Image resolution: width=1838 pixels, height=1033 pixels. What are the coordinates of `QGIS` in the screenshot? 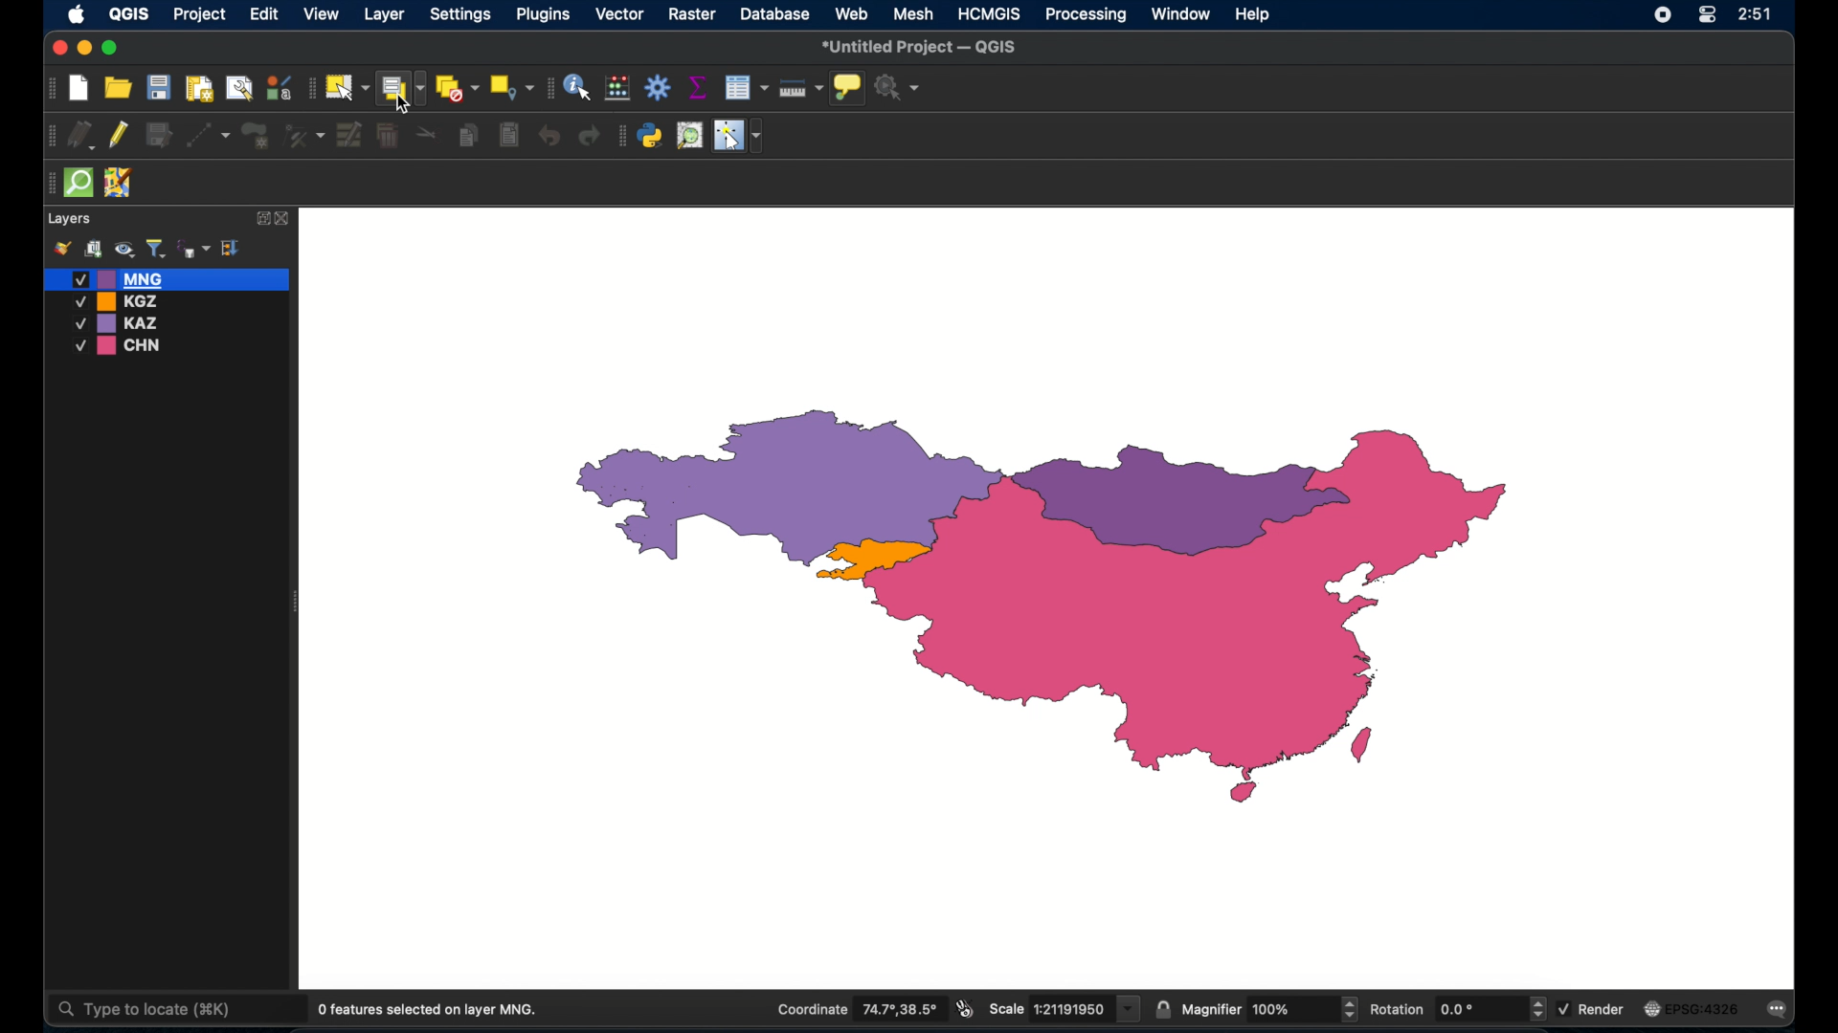 It's located at (127, 17).